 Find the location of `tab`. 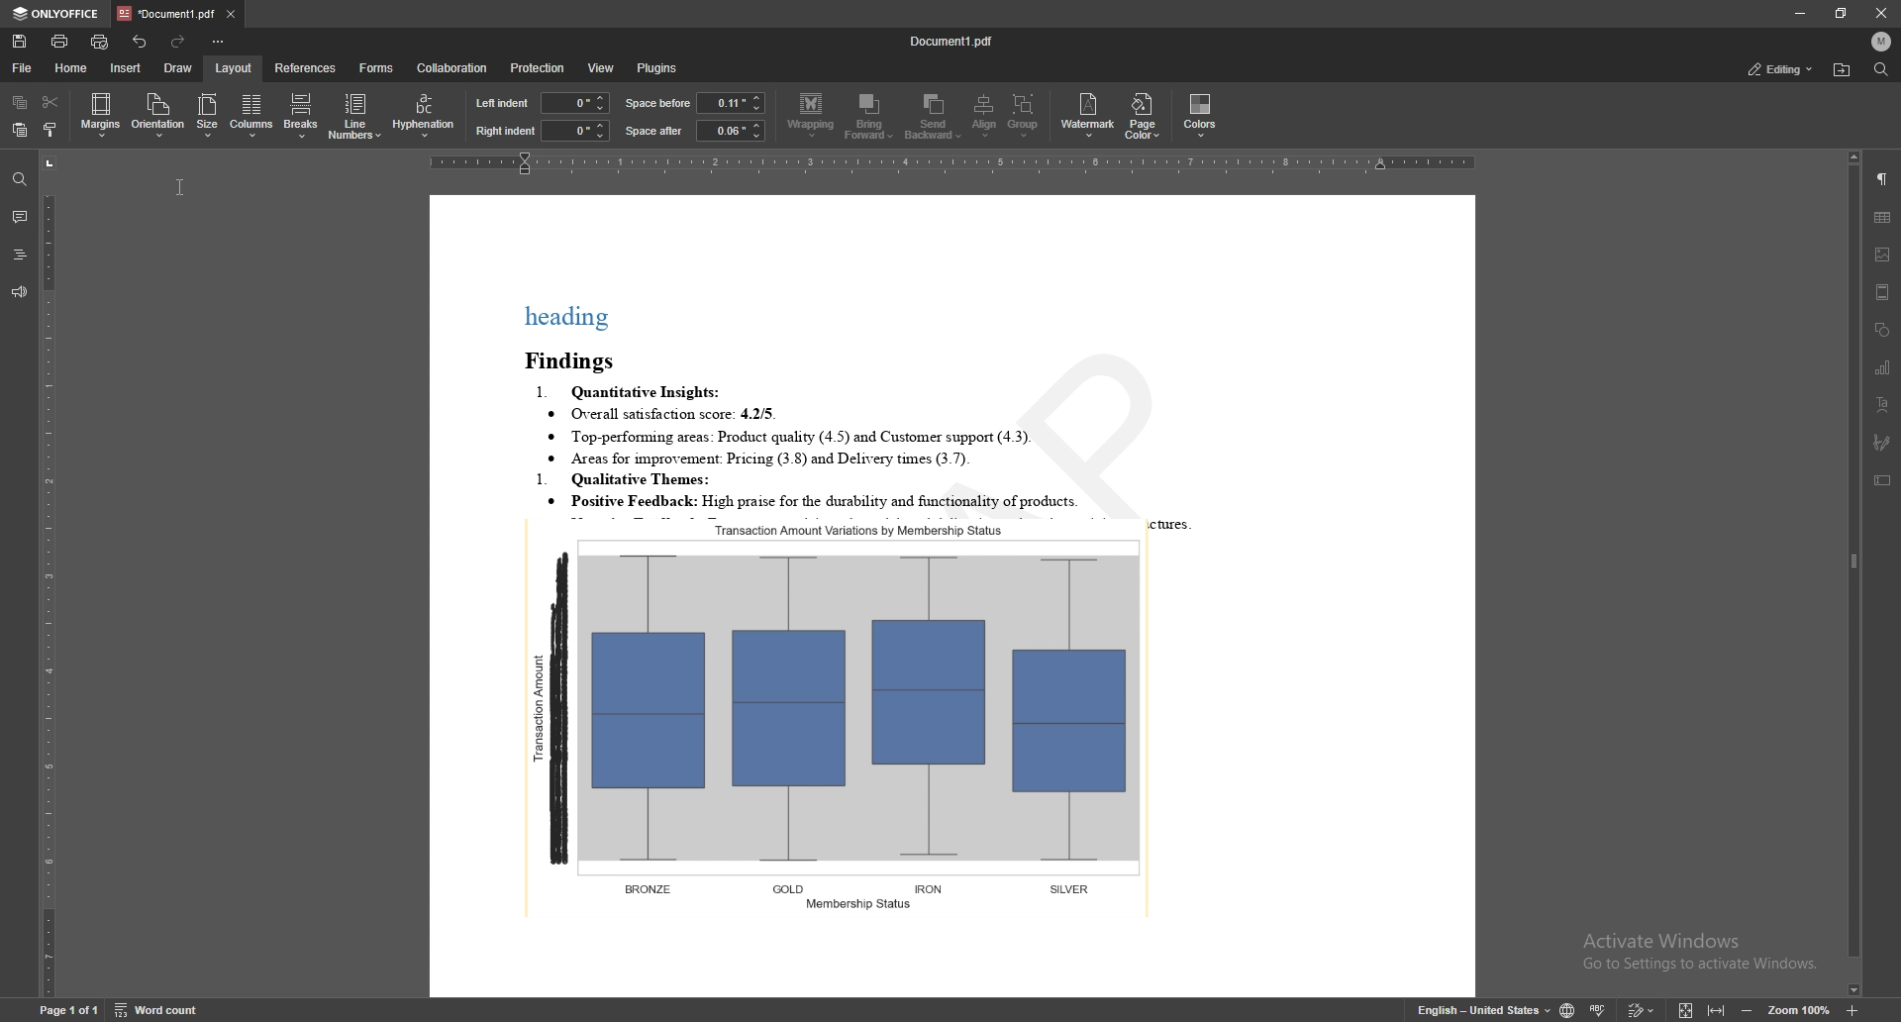

tab is located at coordinates (167, 12).